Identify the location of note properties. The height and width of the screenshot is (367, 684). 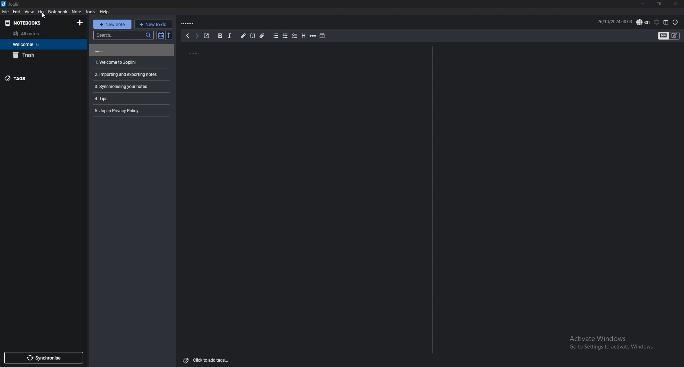
(675, 22).